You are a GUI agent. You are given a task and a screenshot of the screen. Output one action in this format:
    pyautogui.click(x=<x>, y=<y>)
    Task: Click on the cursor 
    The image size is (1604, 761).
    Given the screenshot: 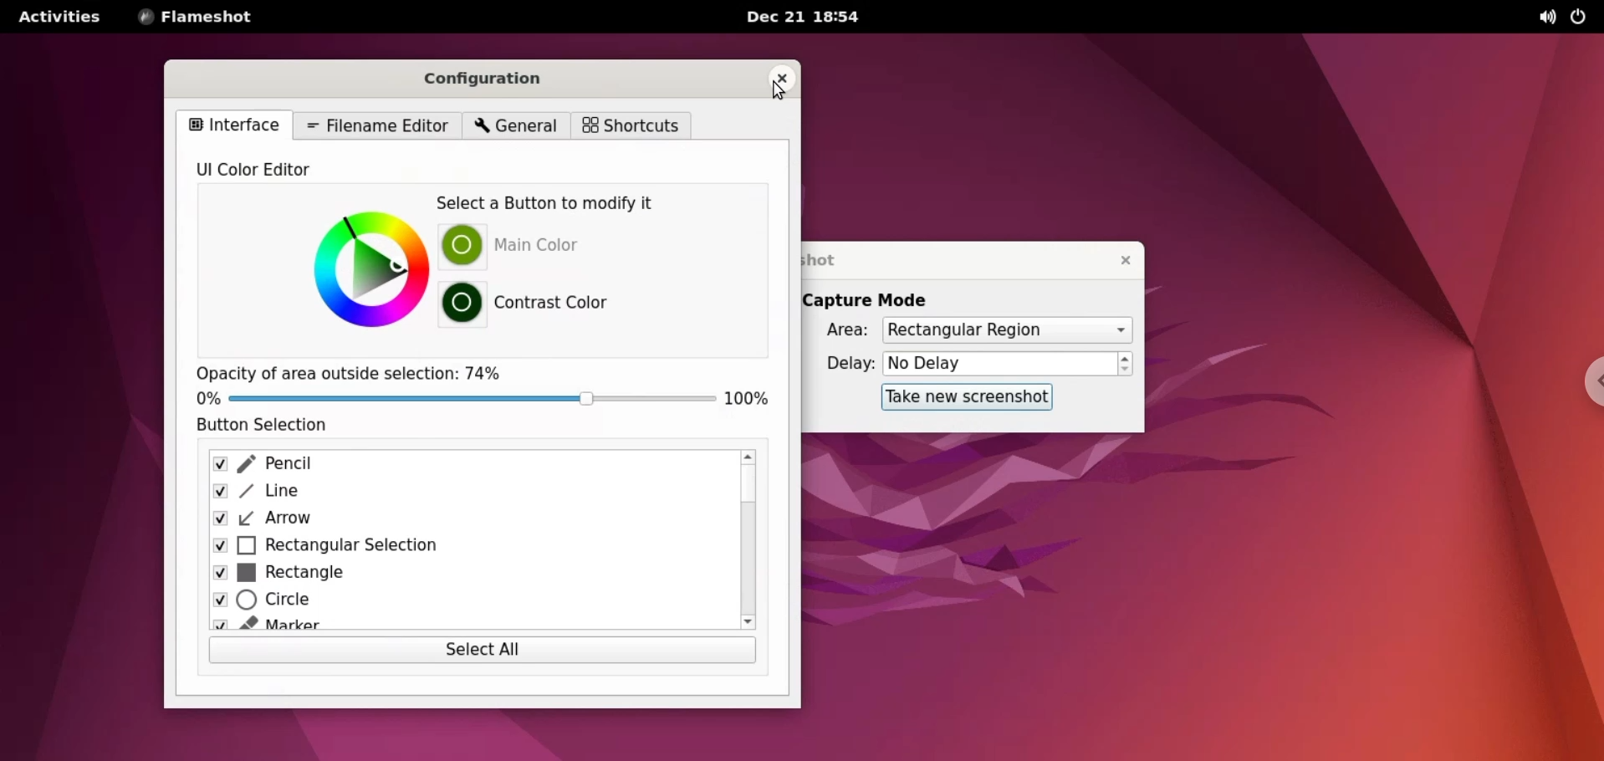 What is the action you would take?
    pyautogui.click(x=784, y=92)
    